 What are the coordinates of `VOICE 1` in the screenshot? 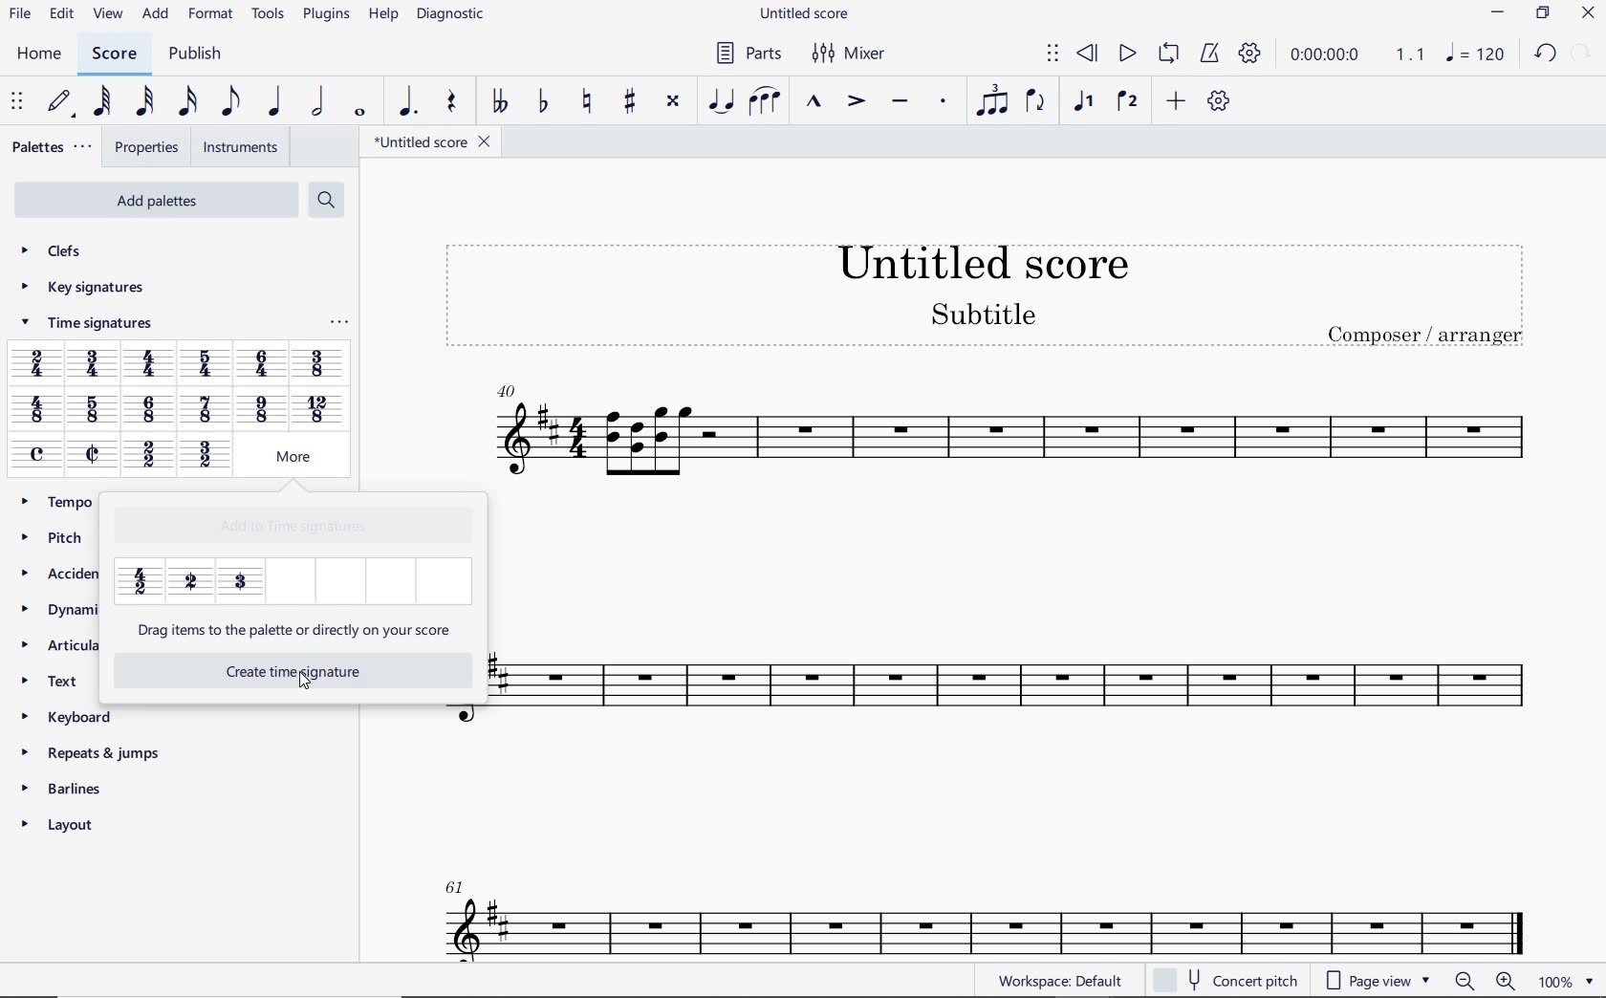 It's located at (1086, 104).